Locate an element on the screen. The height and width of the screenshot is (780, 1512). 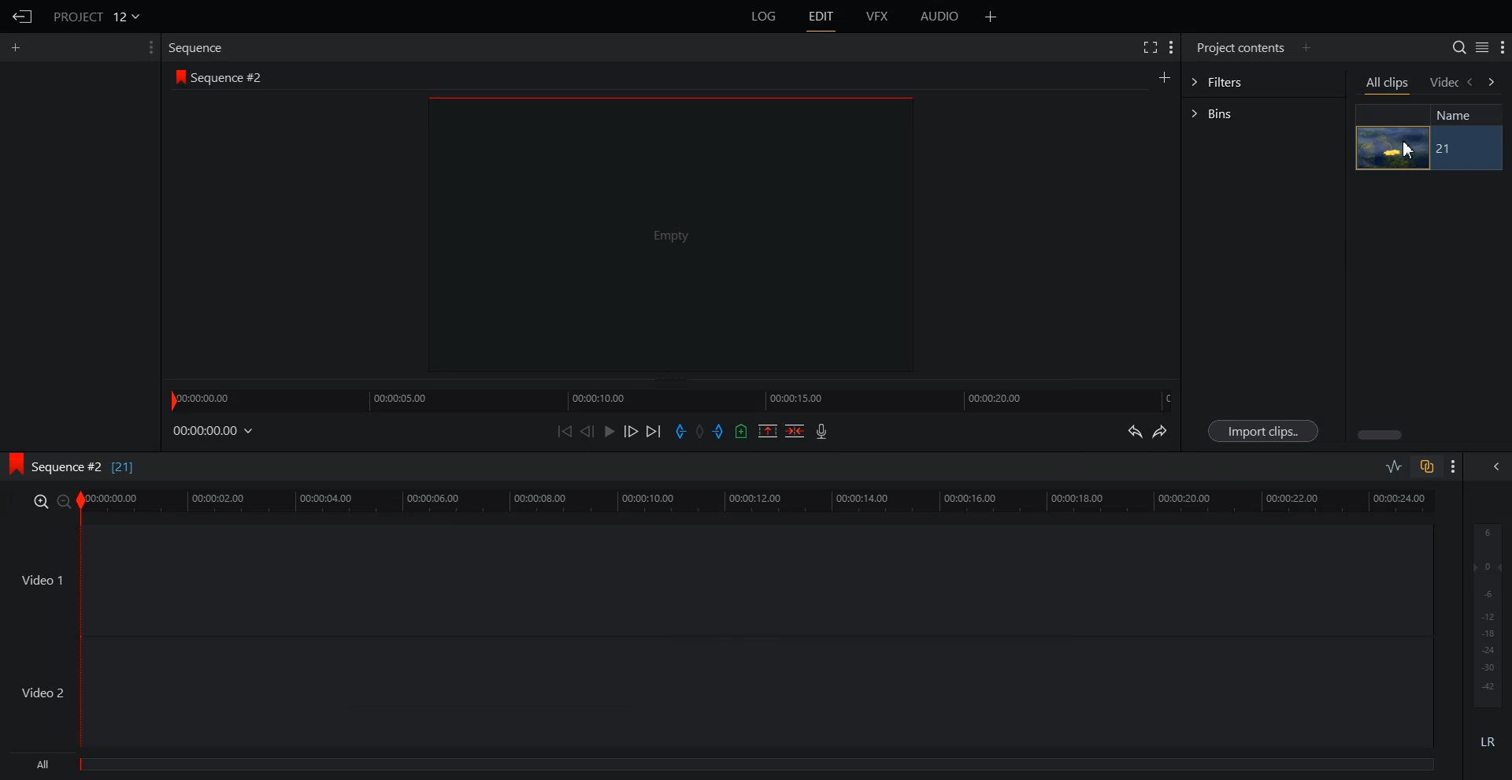
Add Panel is located at coordinates (991, 17).